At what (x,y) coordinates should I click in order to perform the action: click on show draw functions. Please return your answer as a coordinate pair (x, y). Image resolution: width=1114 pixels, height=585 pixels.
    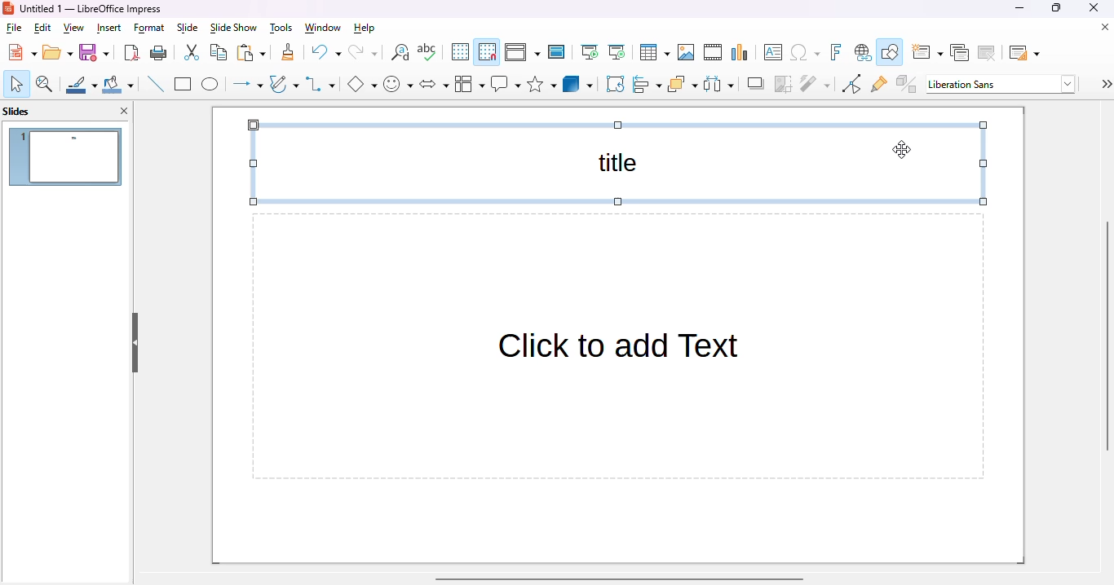
    Looking at the image, I should click on (890, 51).